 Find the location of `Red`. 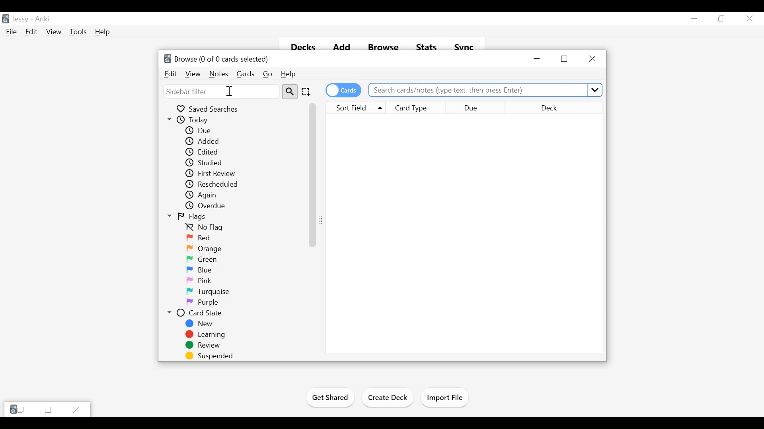

Red is located at coordinates (199, 238).